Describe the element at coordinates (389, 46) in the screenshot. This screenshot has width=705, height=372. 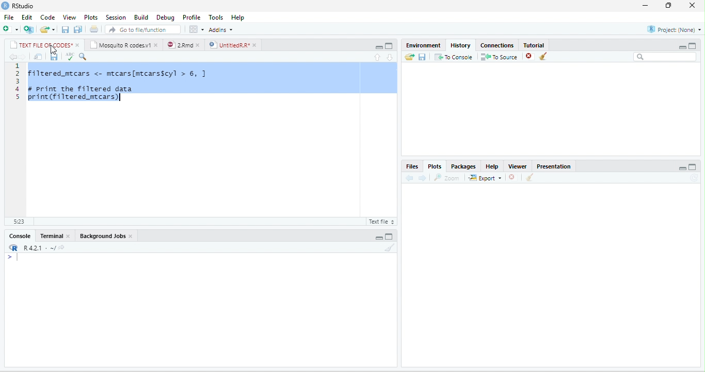
I see `maximize` at that location.